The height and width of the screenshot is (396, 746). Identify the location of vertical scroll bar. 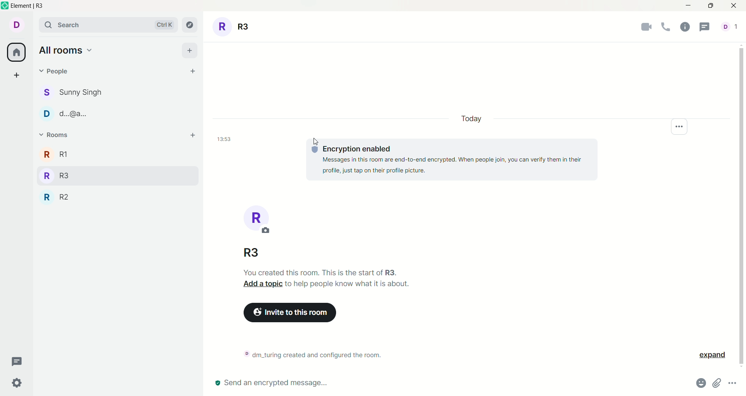
(741, 205).